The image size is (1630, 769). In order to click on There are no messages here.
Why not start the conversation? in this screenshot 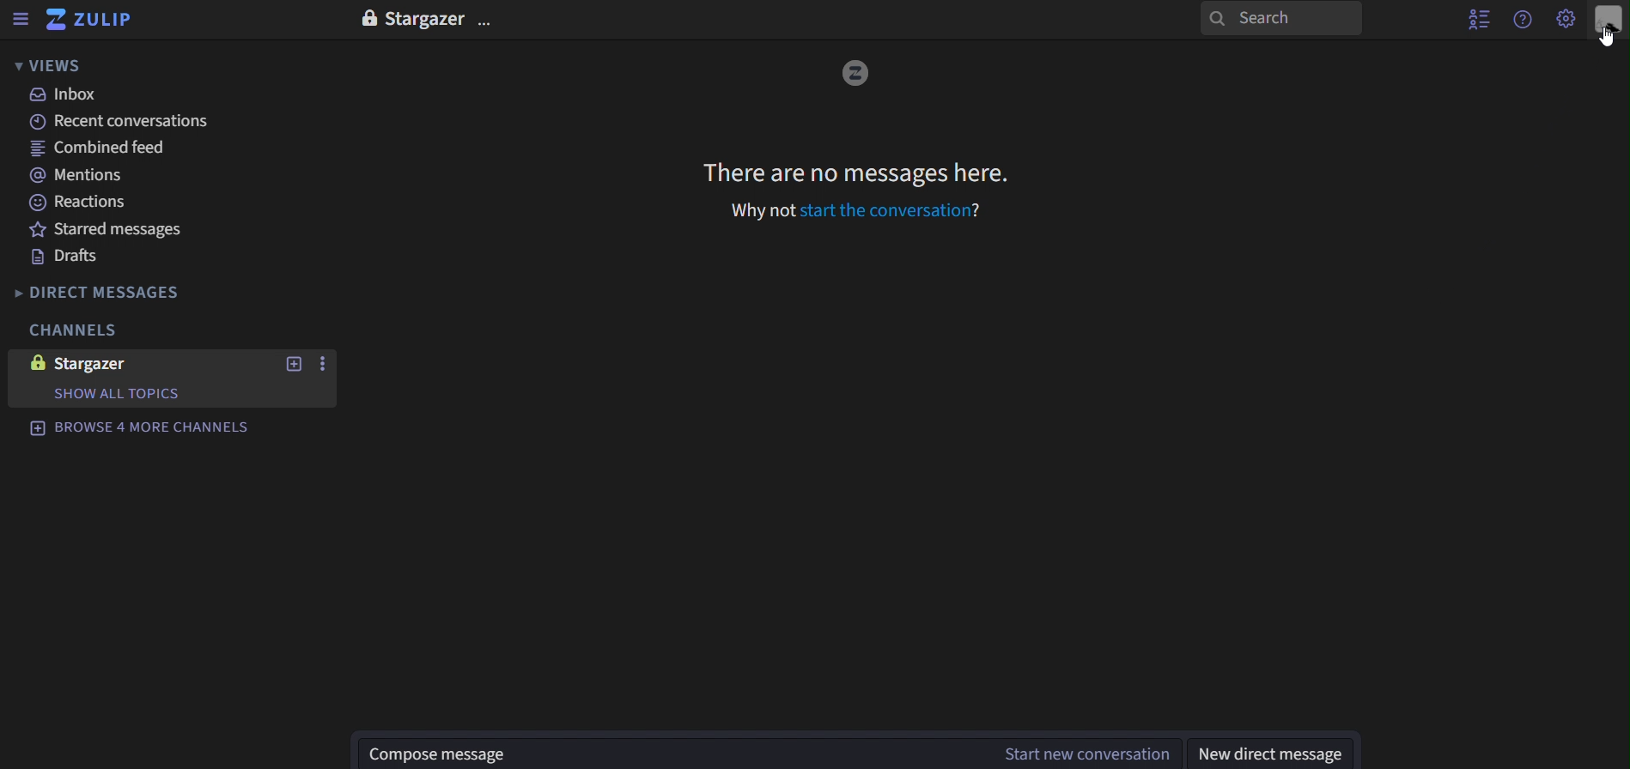, I will do `click(857, 173)`.